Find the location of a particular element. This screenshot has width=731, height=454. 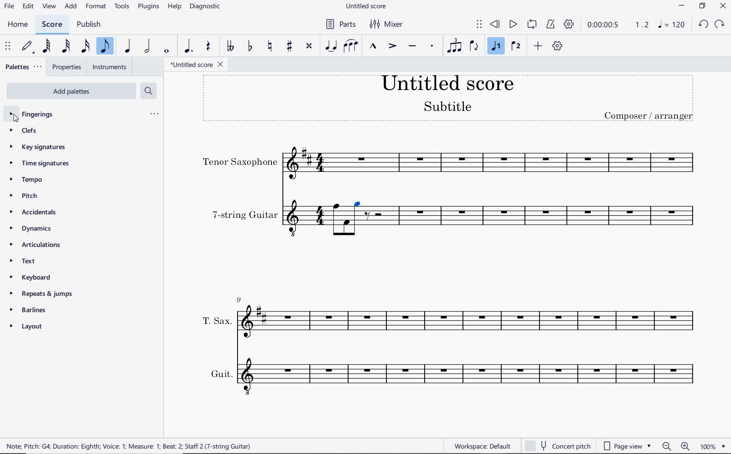

ZOOM OUT OR ZOOM IN is located at coordinates (676, 447).